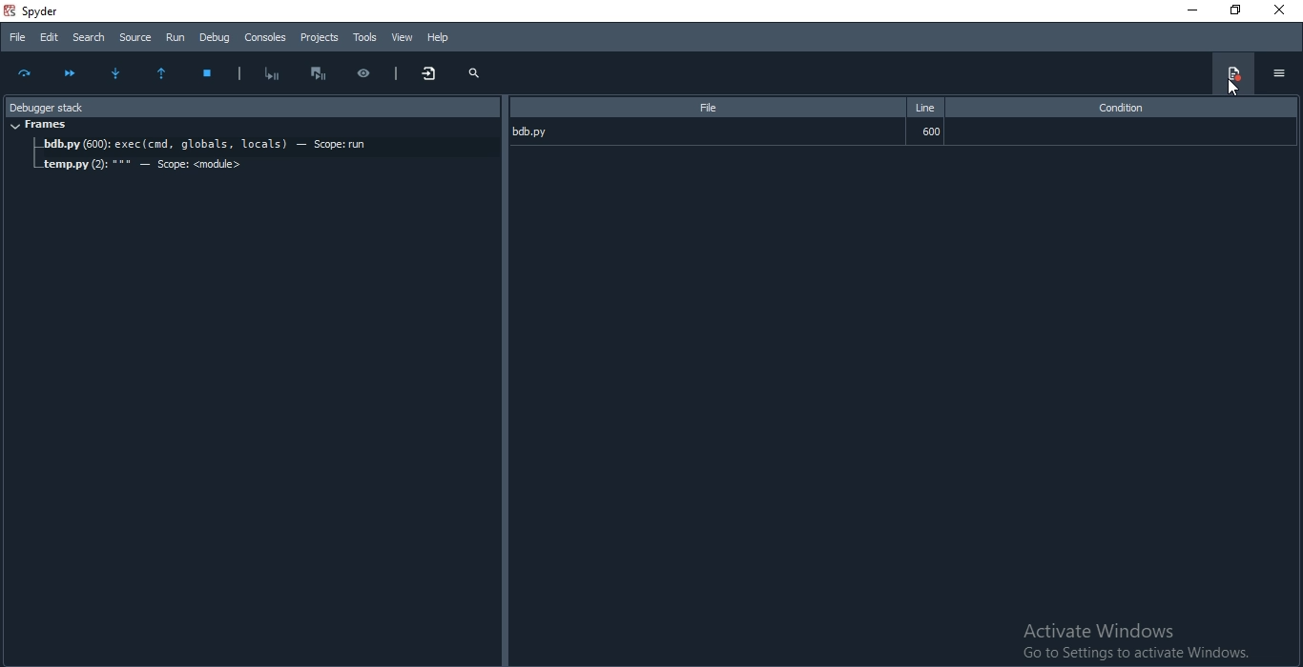  What do you see at coordinates (135, 36) in the screenshot?
I see `Source` at bounding box center [135, 36].